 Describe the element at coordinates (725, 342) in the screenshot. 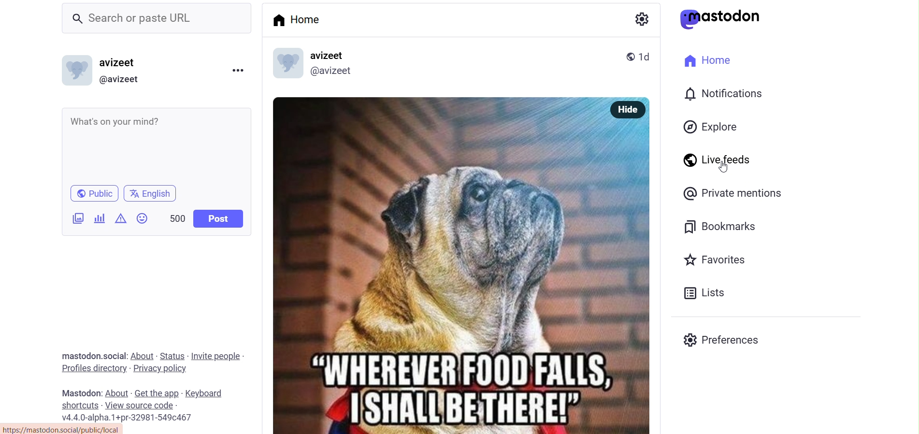

I see `preferences` at that location.